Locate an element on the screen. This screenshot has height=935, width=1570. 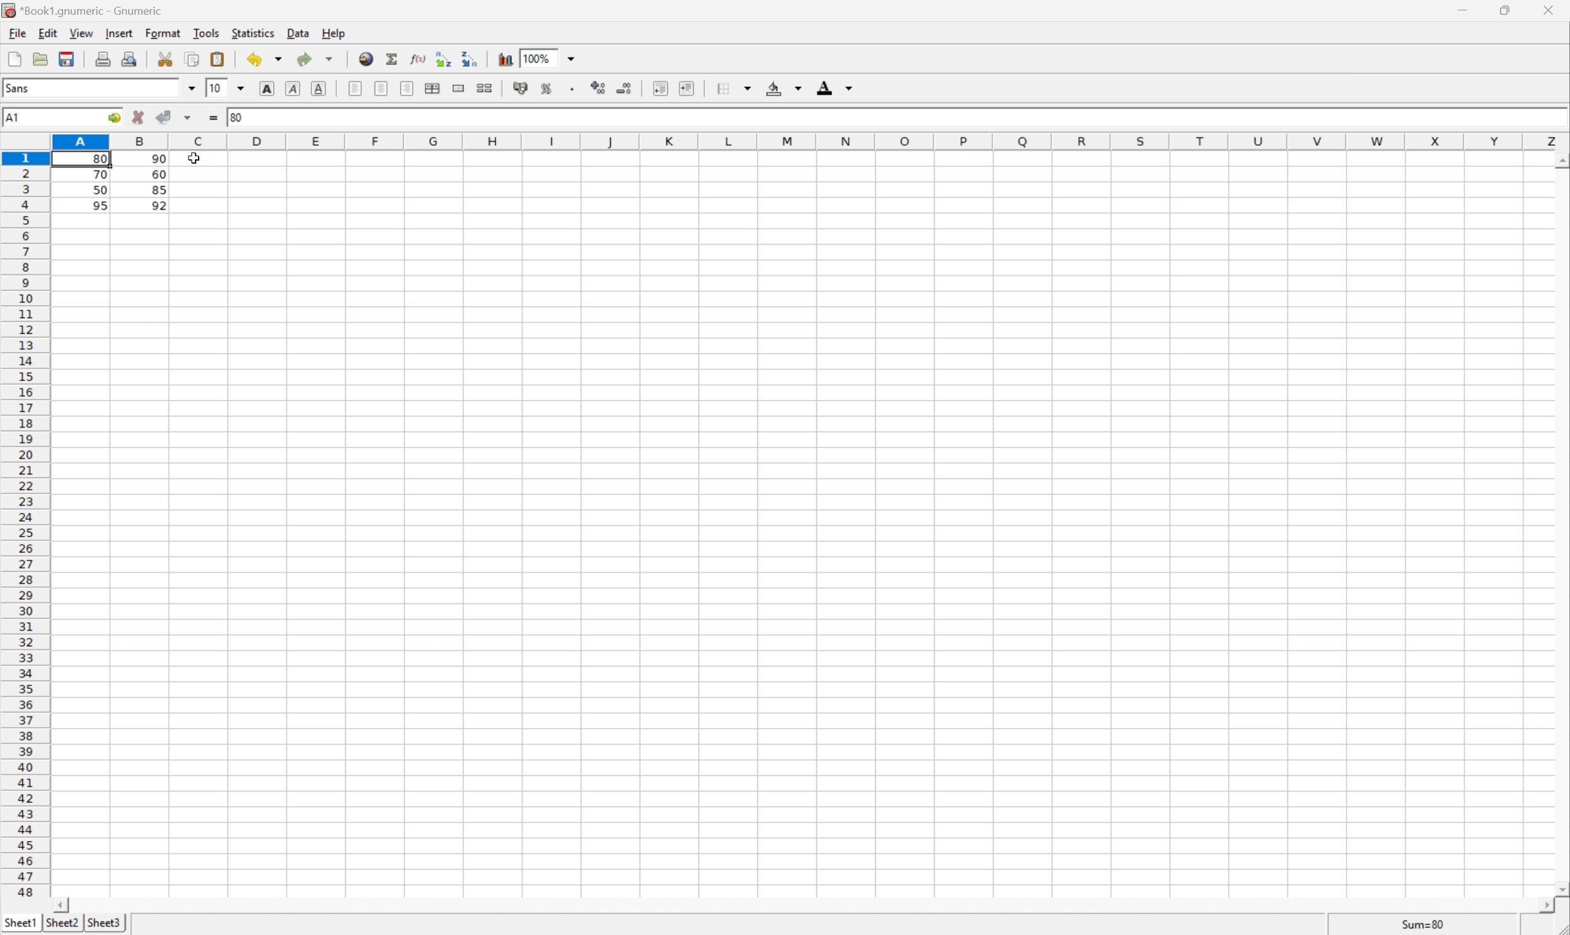
Restore Down is located at coordinates (1506, 8).